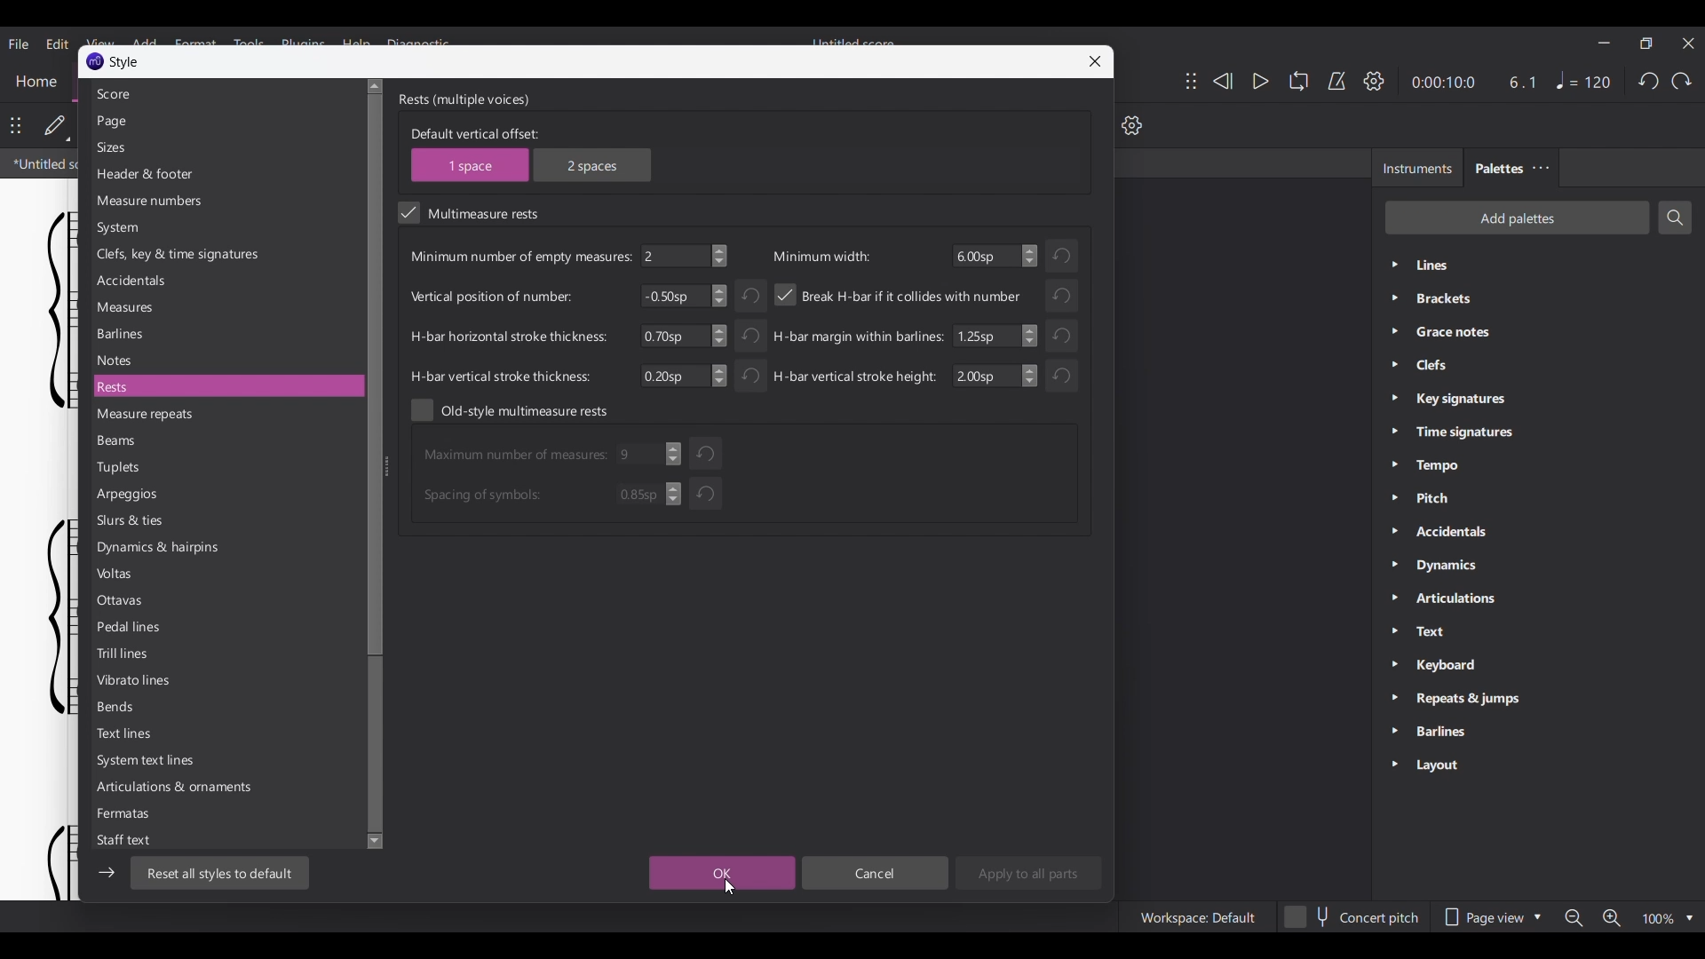 The width and height of the screenshot is (1705, 959). Describe the element at coordinates (1583, 80) in the screenshot. I see `Tempo` at that location.